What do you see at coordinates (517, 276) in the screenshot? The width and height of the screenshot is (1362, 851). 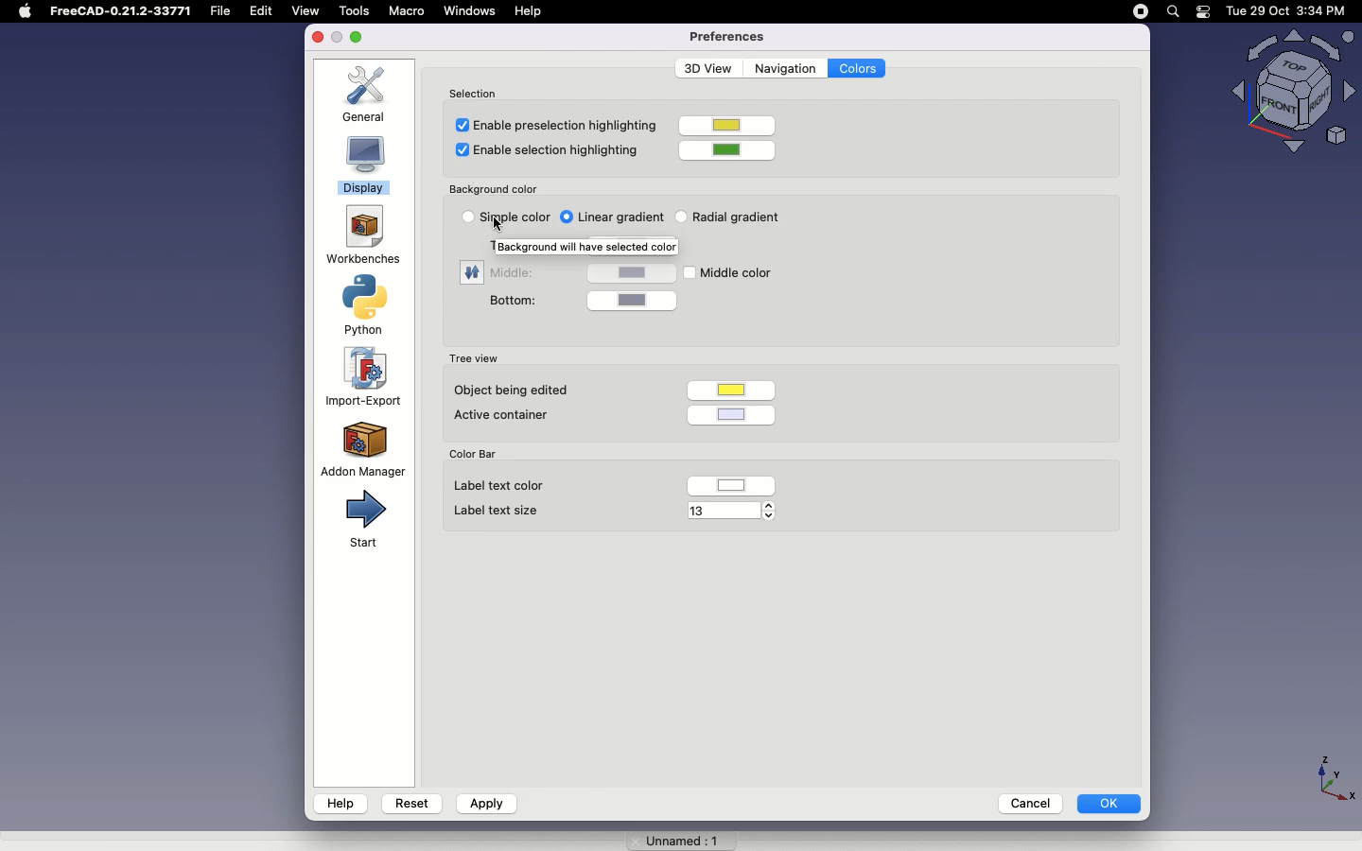 I see `Middle` at bounding box center [517, 276].